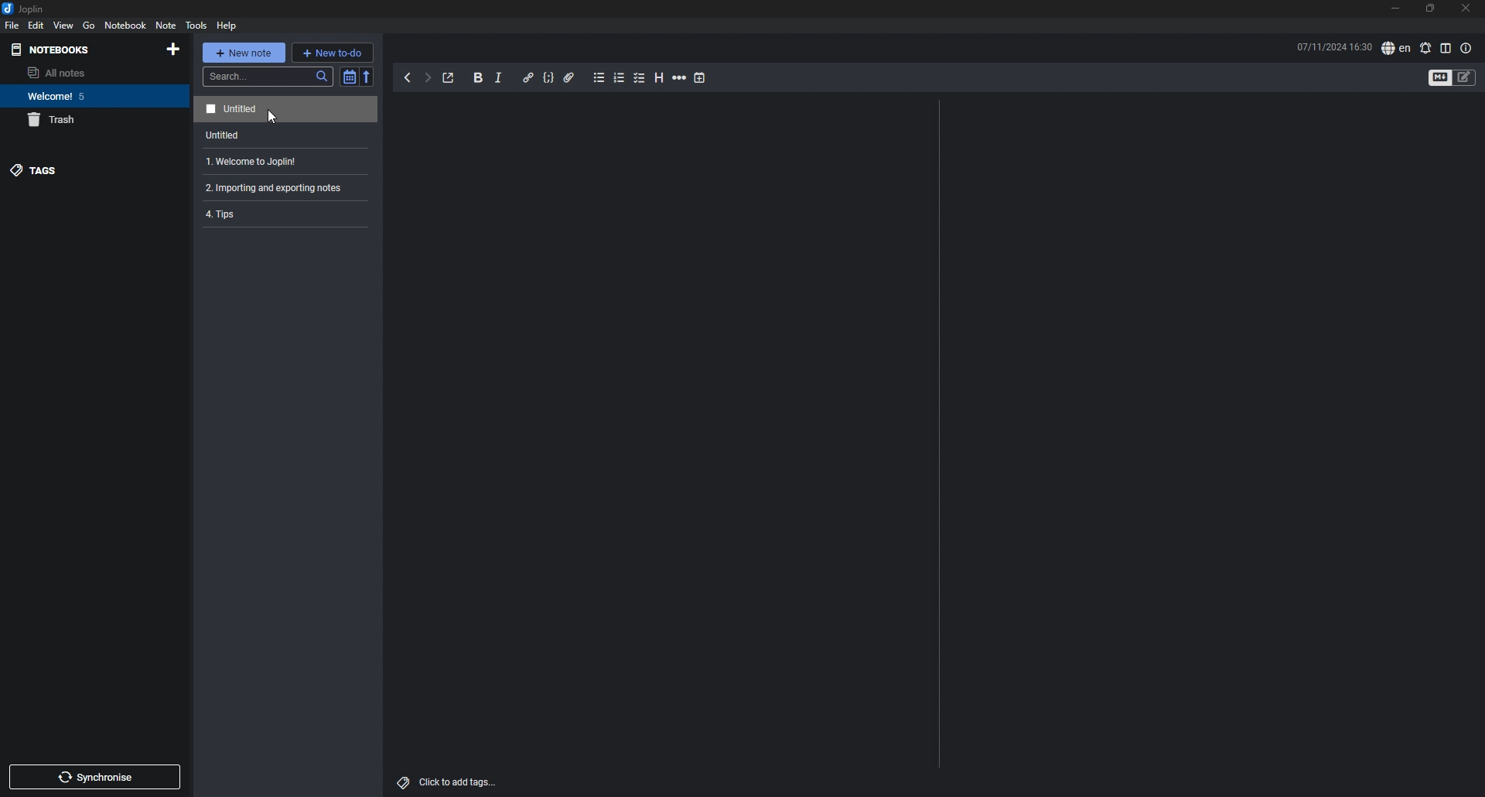 The image size is (1485, 797). What do you see at coordinates (527, 77) in the screenshot?
I see `hyperlink` at bounding box center [527, 77].